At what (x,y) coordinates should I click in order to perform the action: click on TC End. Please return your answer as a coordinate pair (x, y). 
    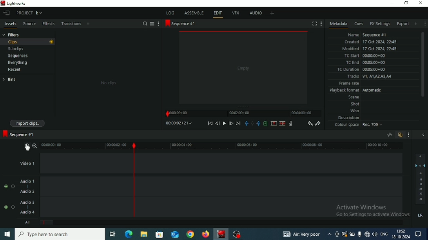
    Looking at the image, I should click on (366, 63).